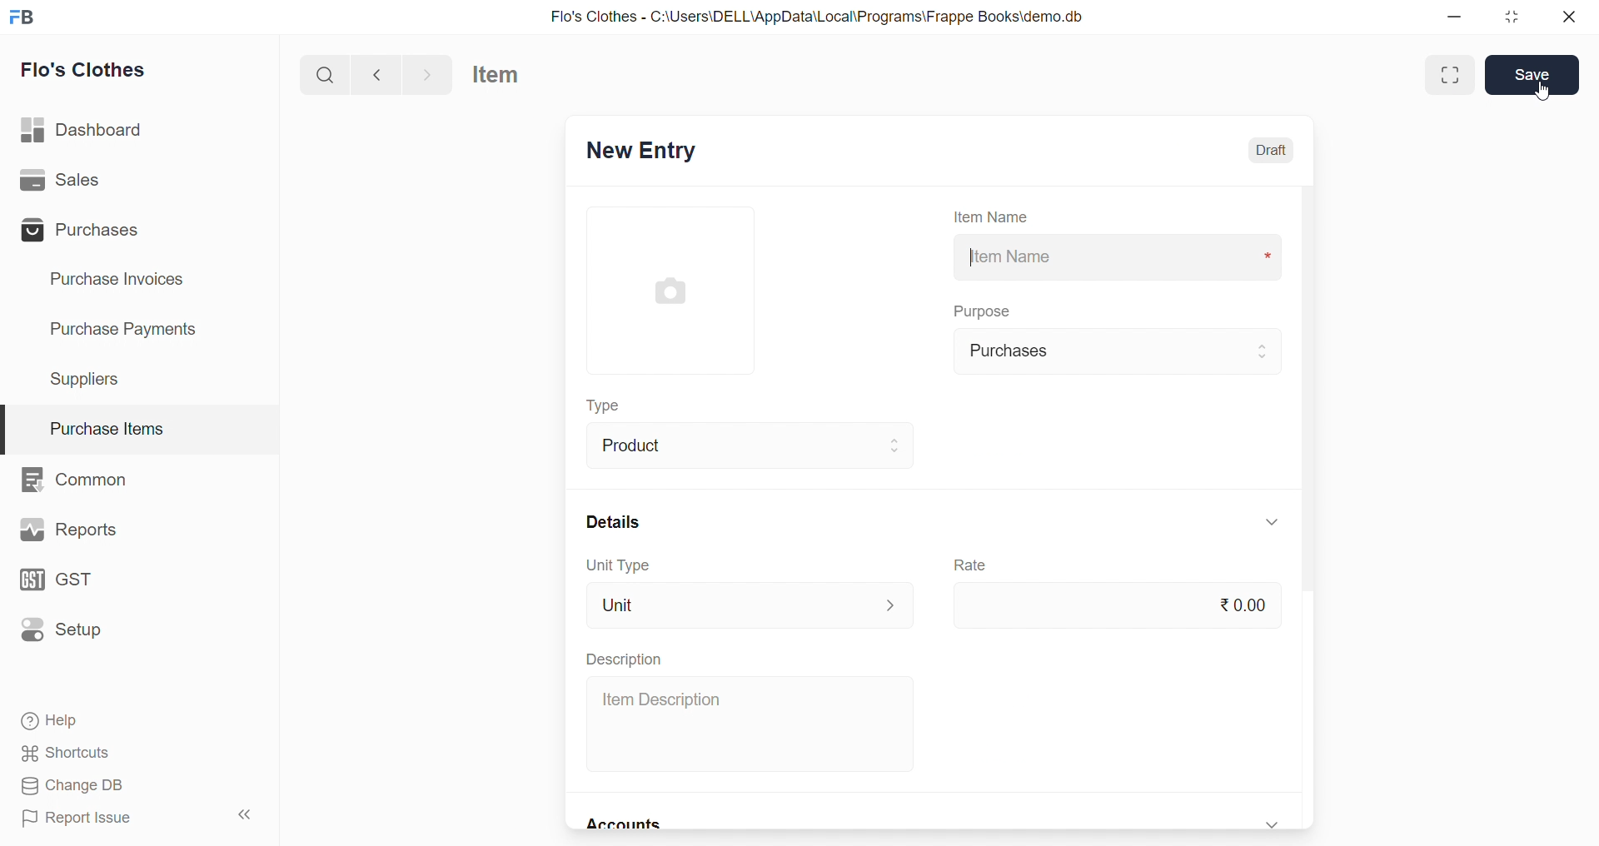  What do you see at coordinates (1314, 507) in the screenshot?
I see `scroll bar` at bounding box center [1314, 507].